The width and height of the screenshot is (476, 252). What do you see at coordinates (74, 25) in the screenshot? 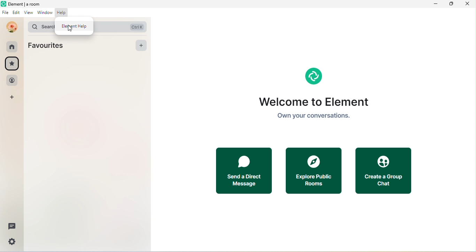
I see `element help` at bounding box center [74, 25].